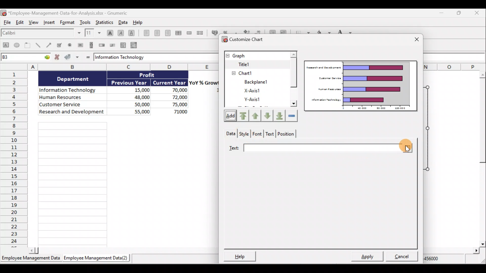 Image resolution: width=486 pixels, height=273 pixels. I want to click on Create a checkbox, so click(62, 45).